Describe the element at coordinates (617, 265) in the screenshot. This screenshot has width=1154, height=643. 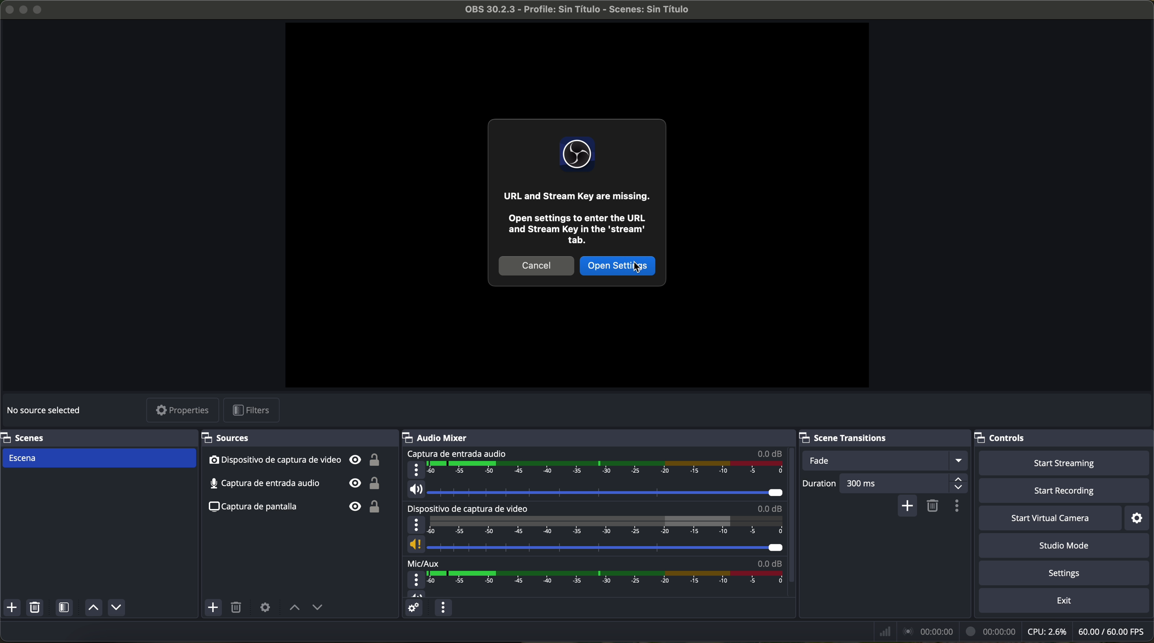
I see `click on open settings` at that location.